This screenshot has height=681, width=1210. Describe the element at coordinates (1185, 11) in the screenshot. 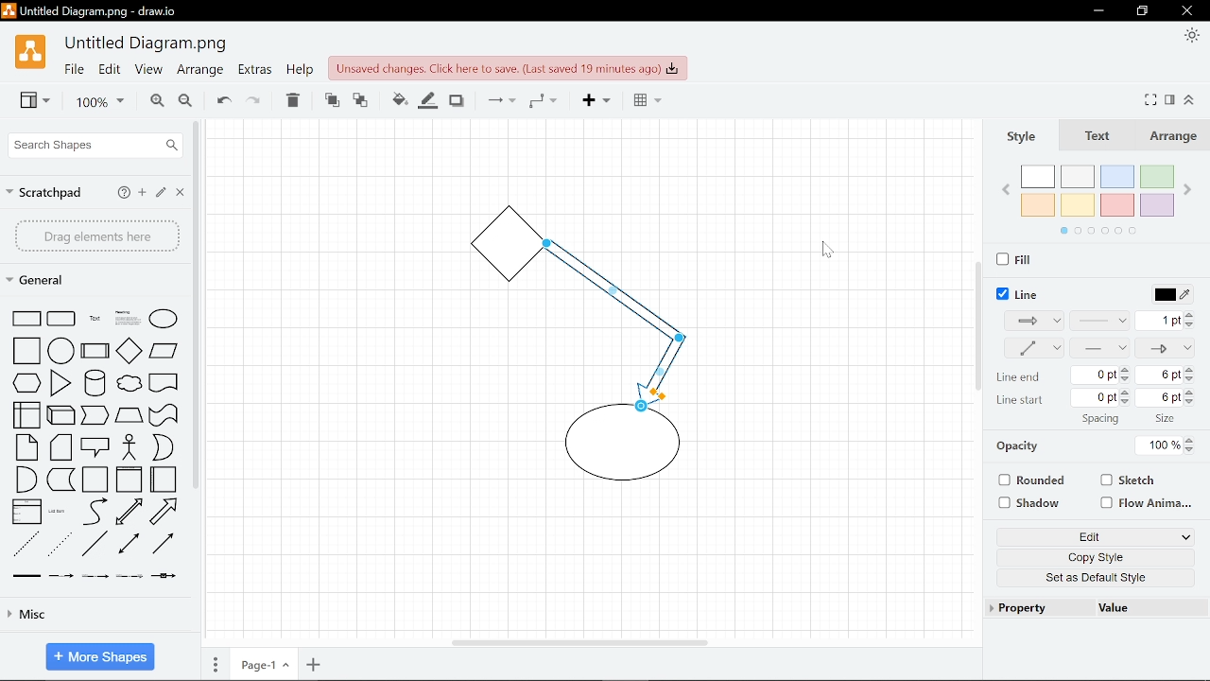

I see `close` at that location.